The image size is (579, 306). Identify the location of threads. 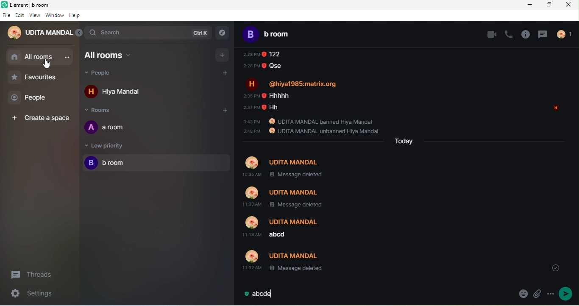
(35, 274).